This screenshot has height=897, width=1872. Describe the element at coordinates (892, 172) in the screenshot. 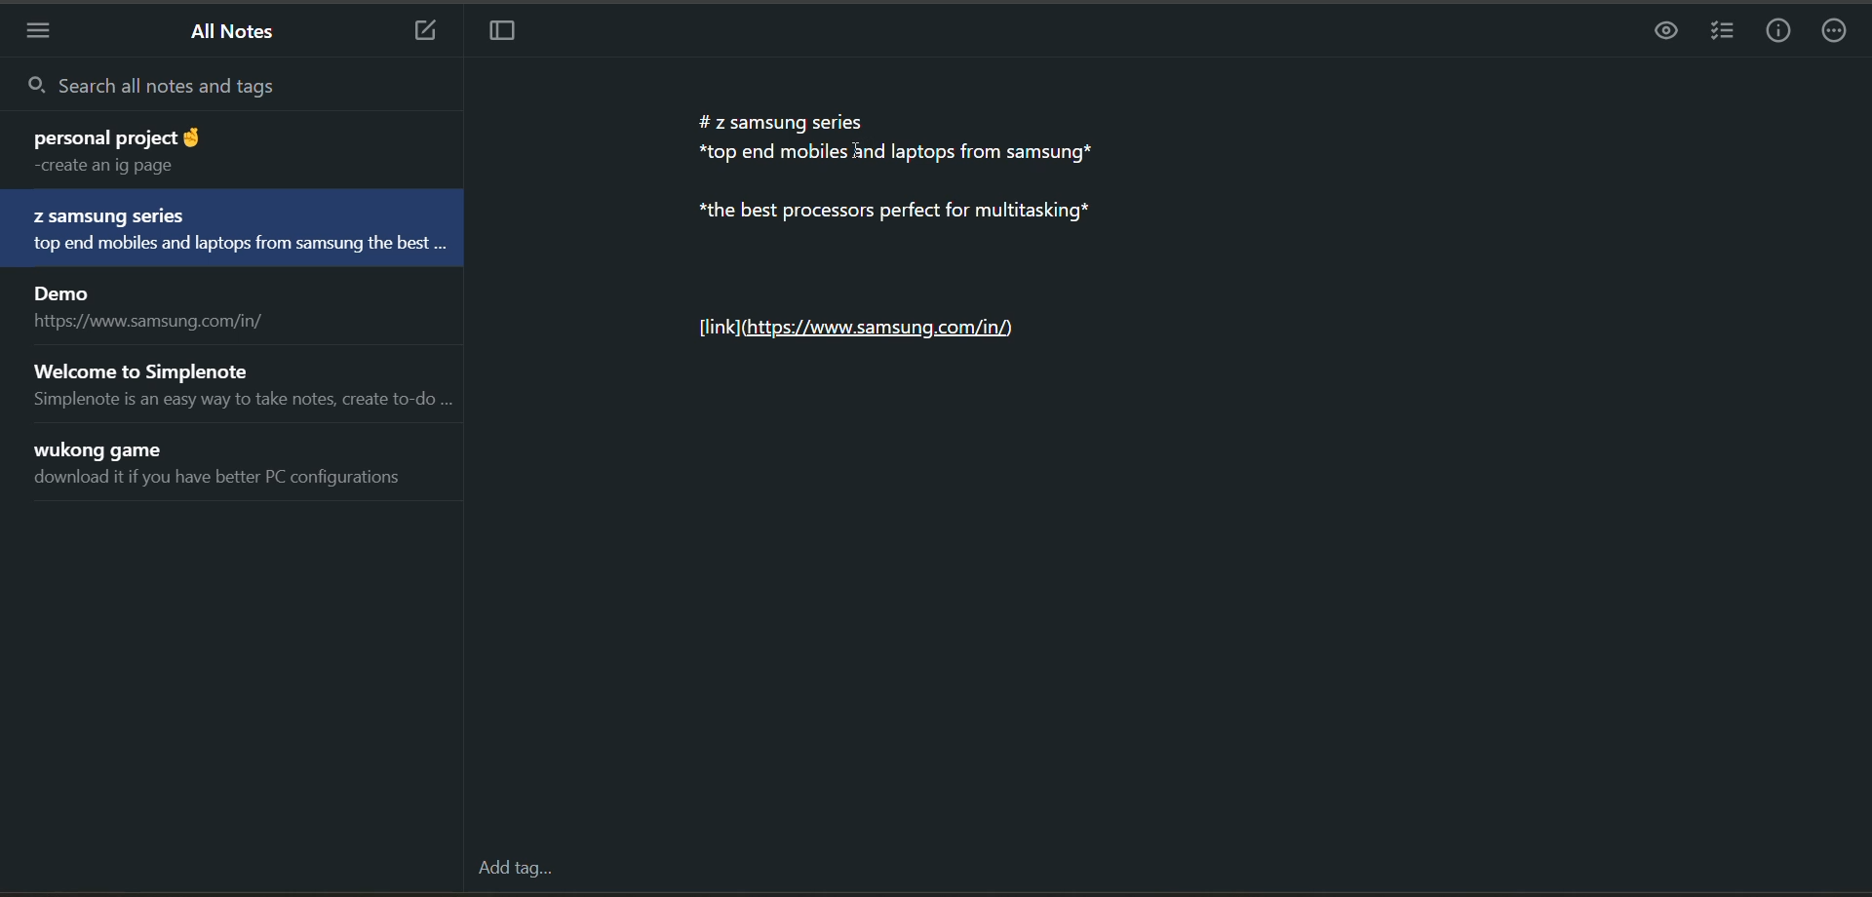

I see `data in the current note` at that location.